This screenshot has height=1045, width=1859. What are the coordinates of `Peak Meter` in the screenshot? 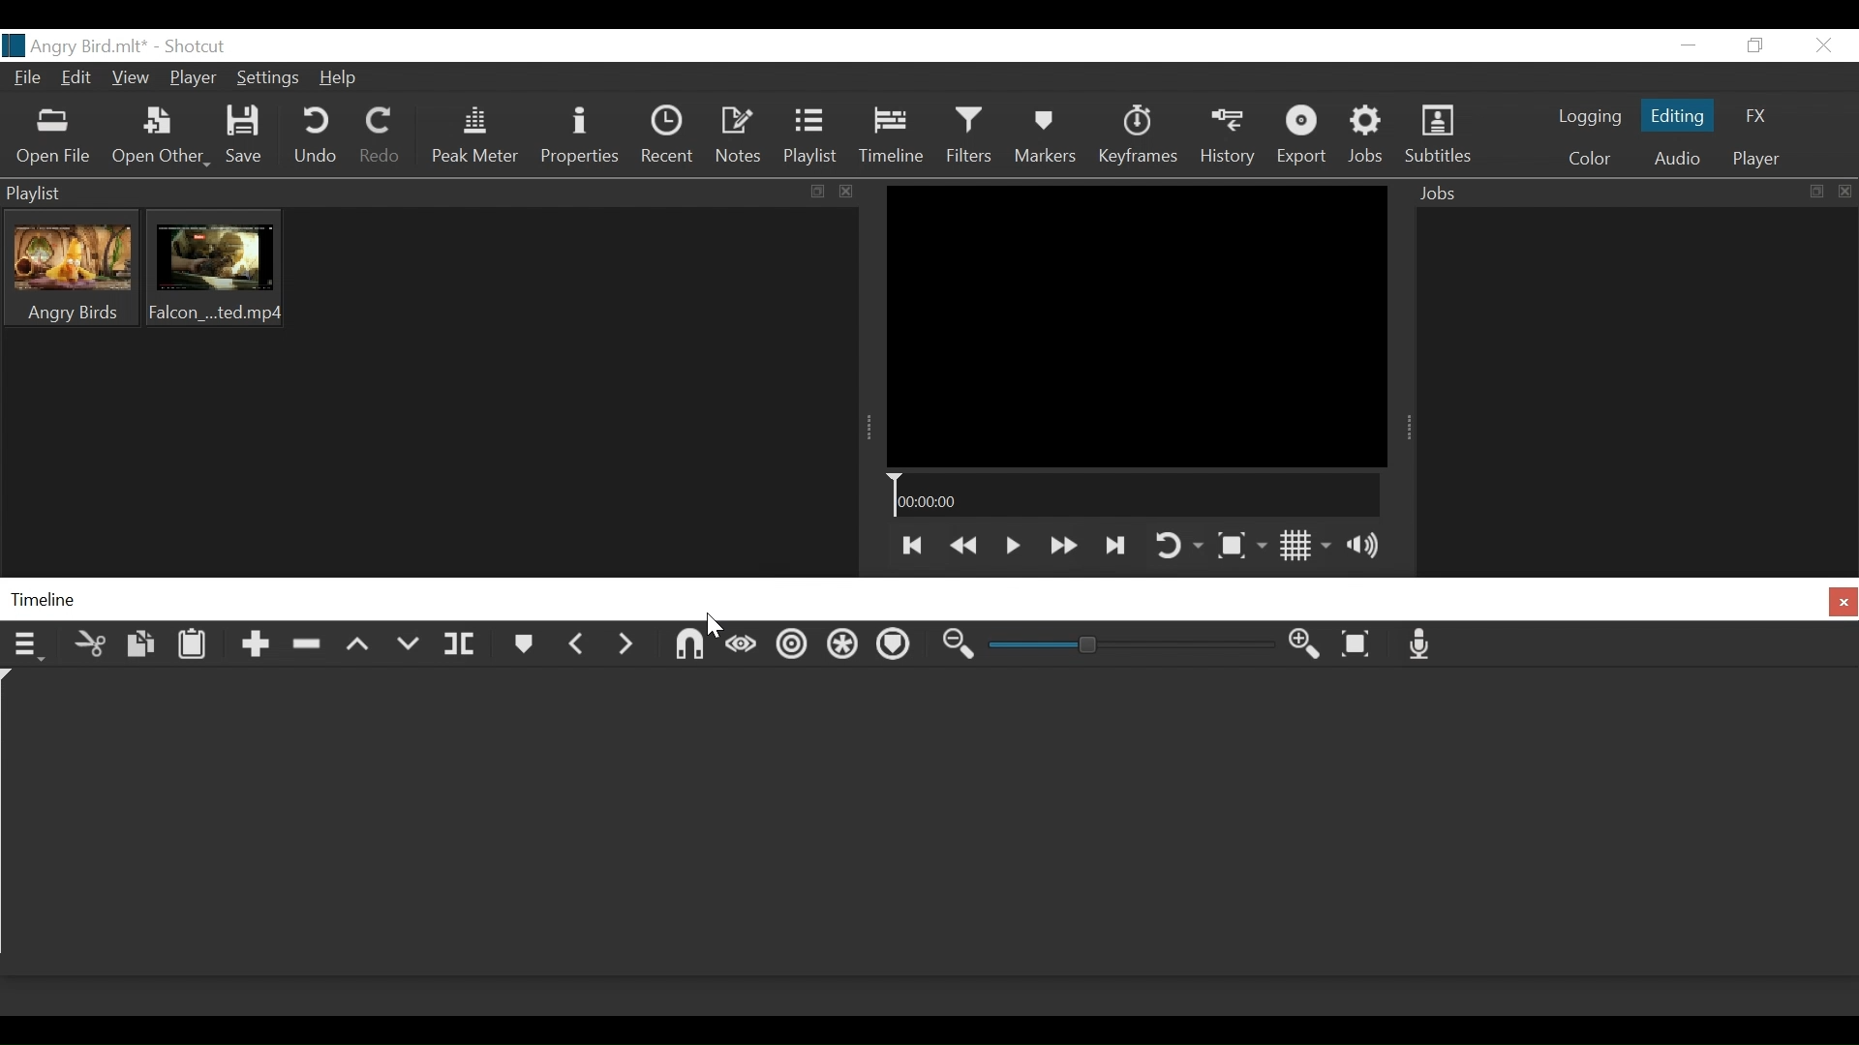 It's located at (477, 137).